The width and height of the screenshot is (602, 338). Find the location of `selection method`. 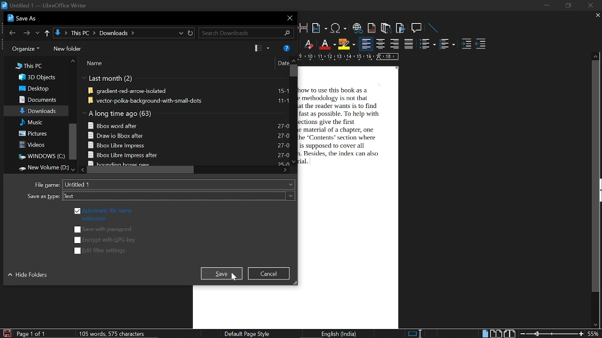

selection method is located at coordinates (414, 334).